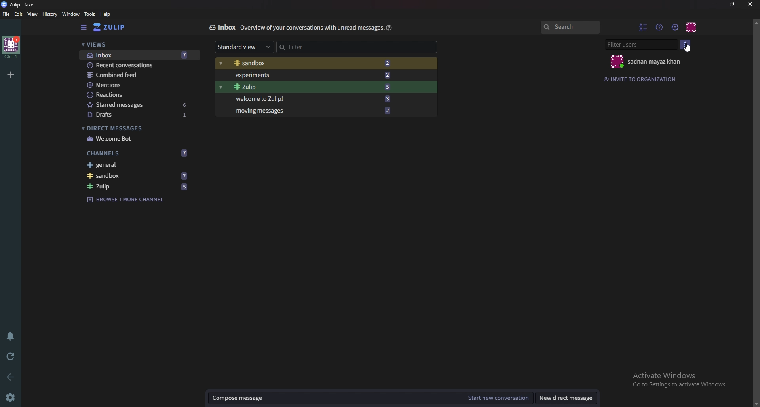  Describe the element at coordinates (644, 26) in the screenshot. I see `Hide user list` at that location.